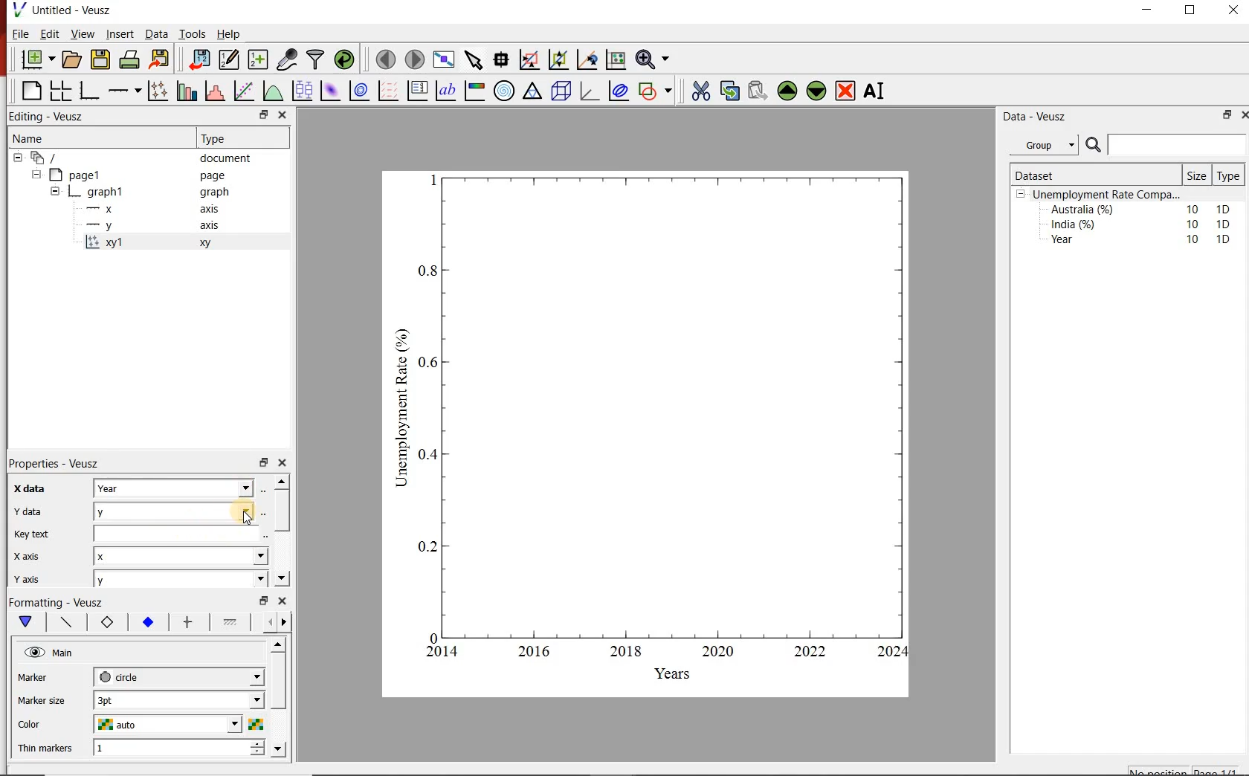 This screenshot has height=776, width=1249. What do you see at coordinates (39, 59) in the screenshot?
I see `new document` at bounding box center [39, 59].